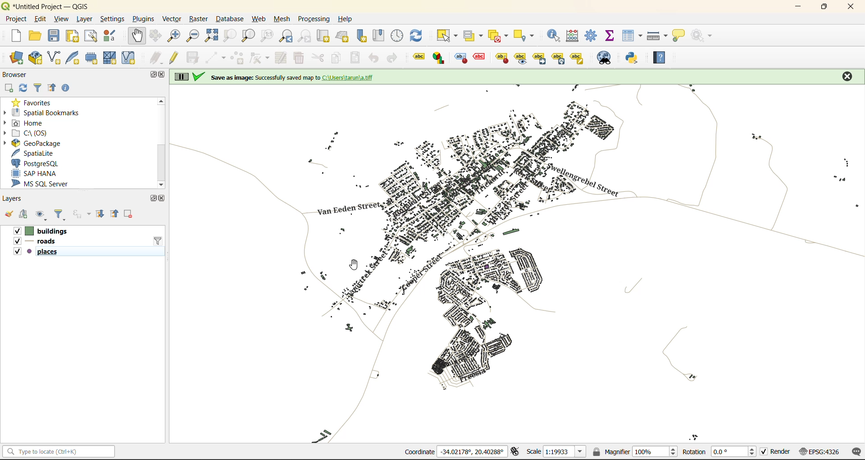 This screenshot has height=460, width=865. What do you see at coordinates (6, 215) in the screenshot?
I see `open` at bounding box center [6, 215].